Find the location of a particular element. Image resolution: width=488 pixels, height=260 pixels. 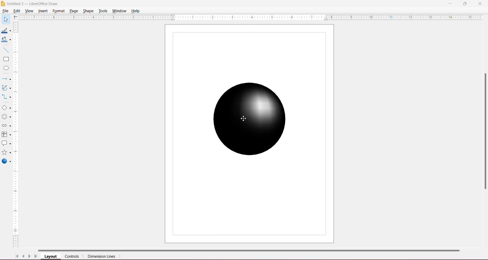

Connectors is located at coordinates (6, 97).